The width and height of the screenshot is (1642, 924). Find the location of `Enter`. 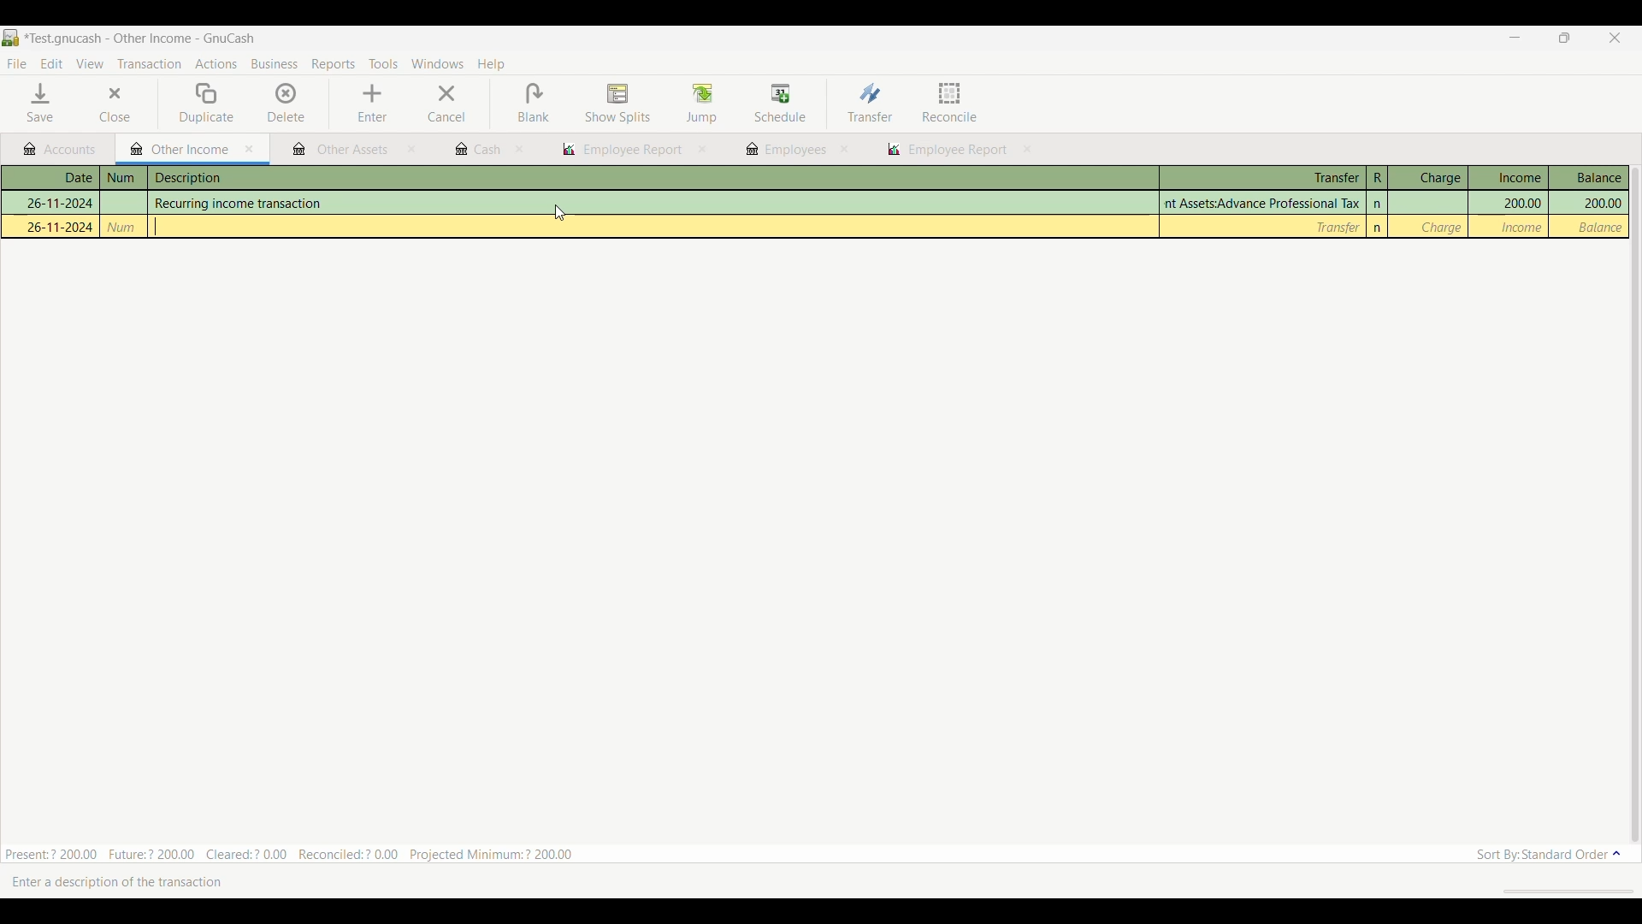

Enter is located at coordinates (372, 104).